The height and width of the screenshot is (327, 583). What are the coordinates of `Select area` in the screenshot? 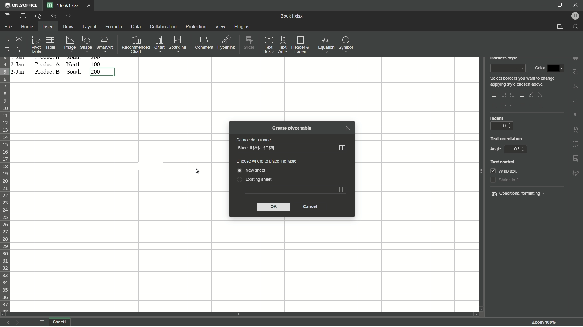 It's located at (342, 147).